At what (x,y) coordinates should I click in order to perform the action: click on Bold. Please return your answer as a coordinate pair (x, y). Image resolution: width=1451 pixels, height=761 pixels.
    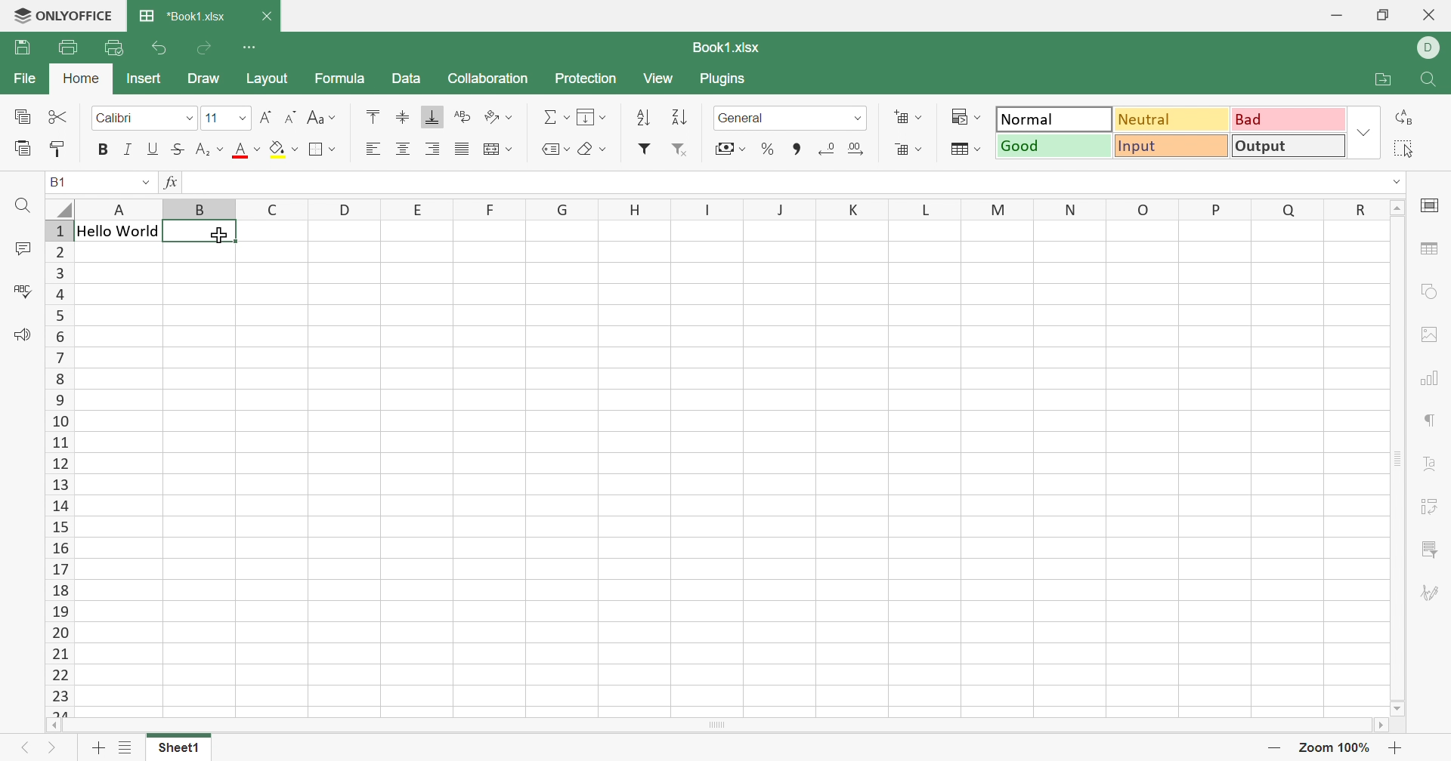
    Looking at the image, I should click on (105, 149).